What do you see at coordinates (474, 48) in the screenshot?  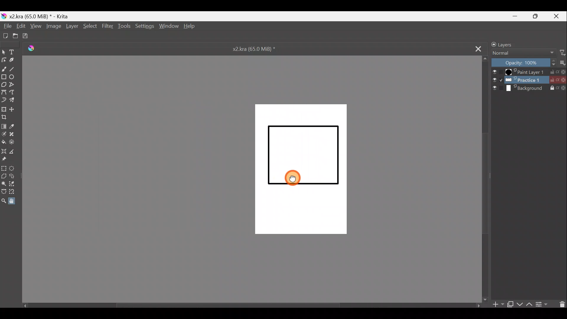 I see `Close tab` at bounding box center [474, 48].